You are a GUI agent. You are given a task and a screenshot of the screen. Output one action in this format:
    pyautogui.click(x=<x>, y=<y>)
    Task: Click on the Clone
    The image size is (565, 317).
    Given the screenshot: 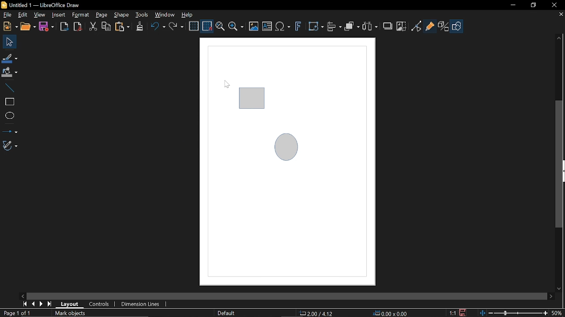 What is the action you would take?
    pyautogui.click(x=140, y=27)
    